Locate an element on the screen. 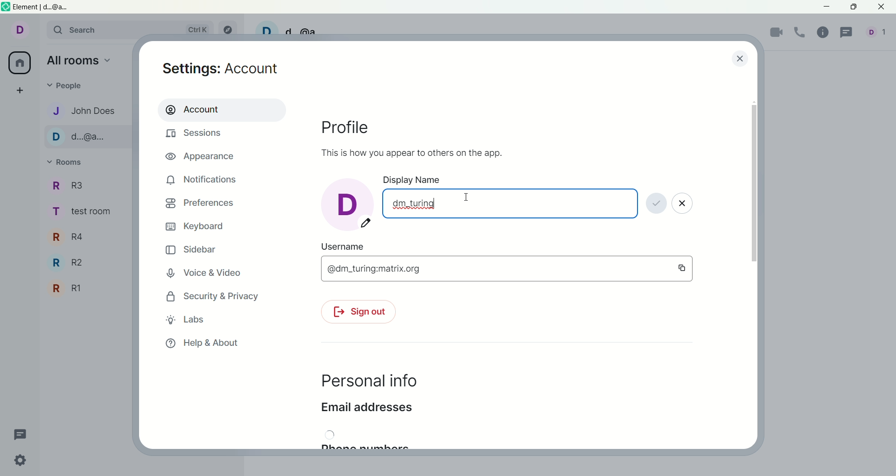 Image resolution: width=896 pixels, height=476 pixels. R2 is located at coordinates (72, 264).